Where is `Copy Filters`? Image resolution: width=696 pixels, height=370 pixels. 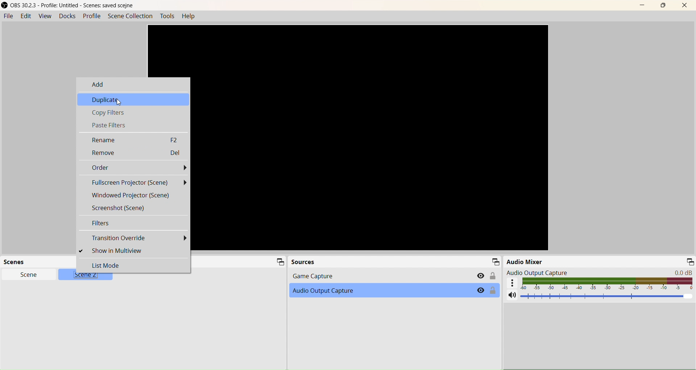
Copy Filters is located at coordinates (132, 112).